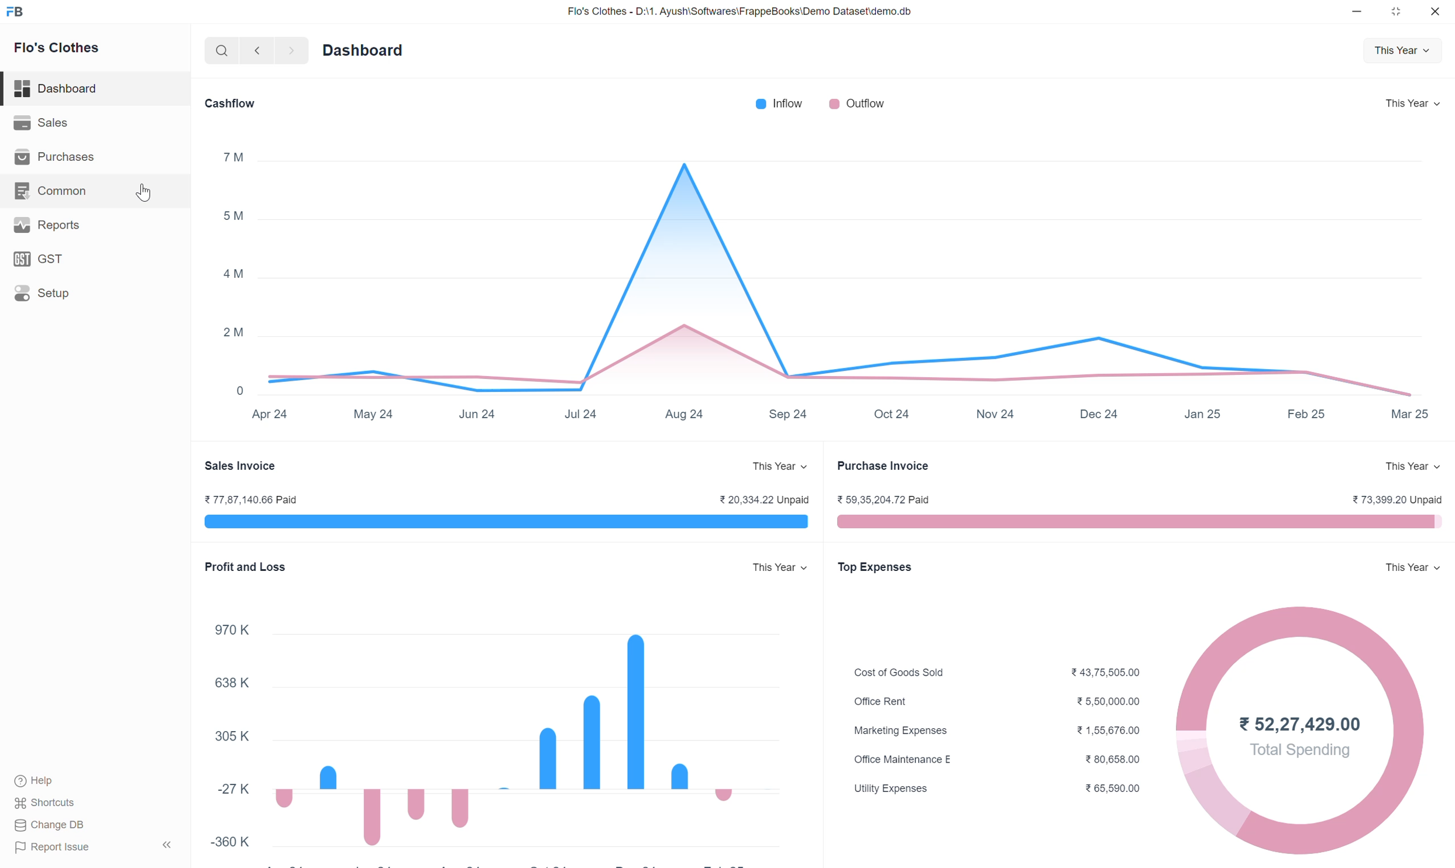 The image size is (1455, 868). What do you see at coordinates (1137, 514) in the screenshot?
I see `purchase invoice graph` at bounding box center [1137, 514].